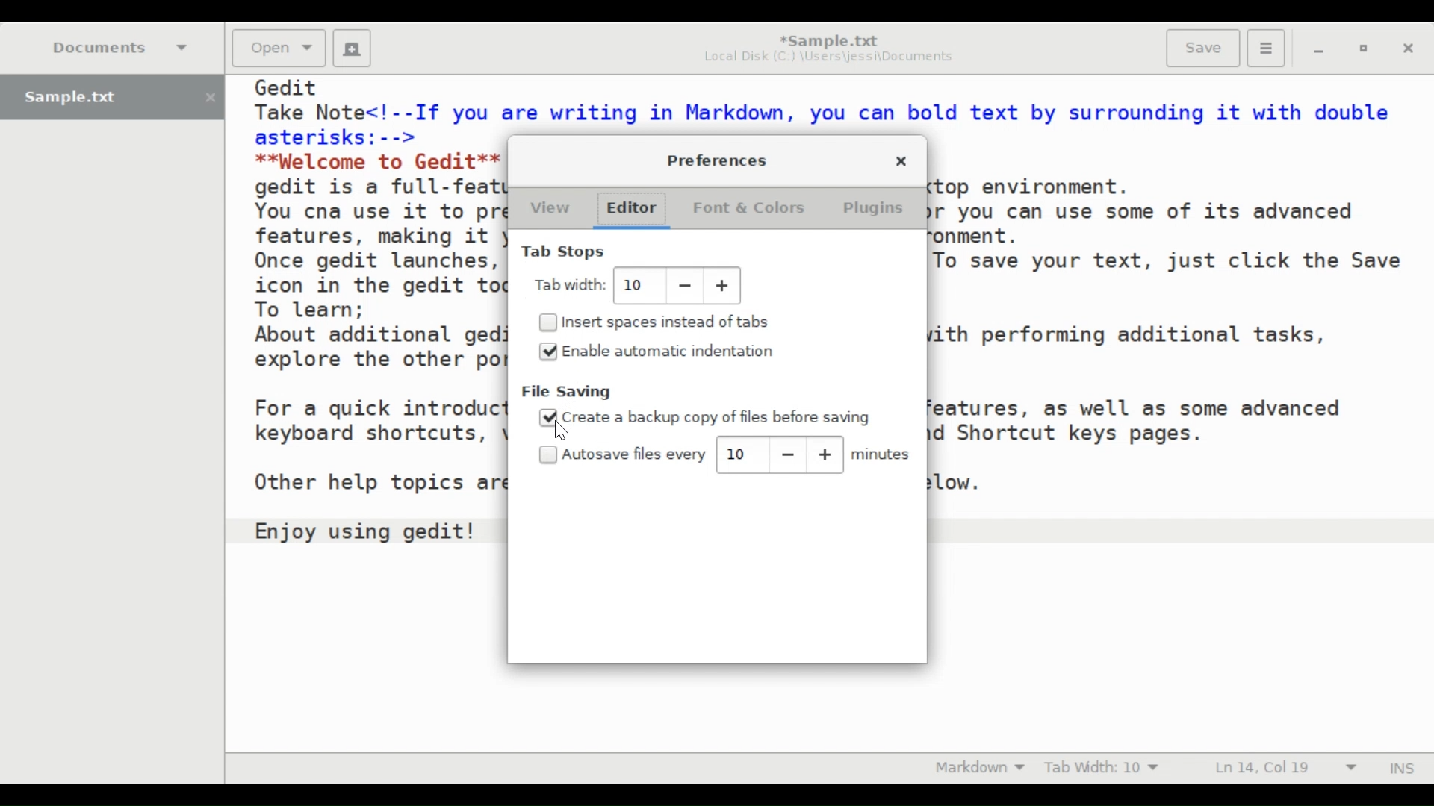  What do you see at coordinates (1105, 768) in the screenshot?
I see `Tab Width: 10` at bounding box center [1105, 768].